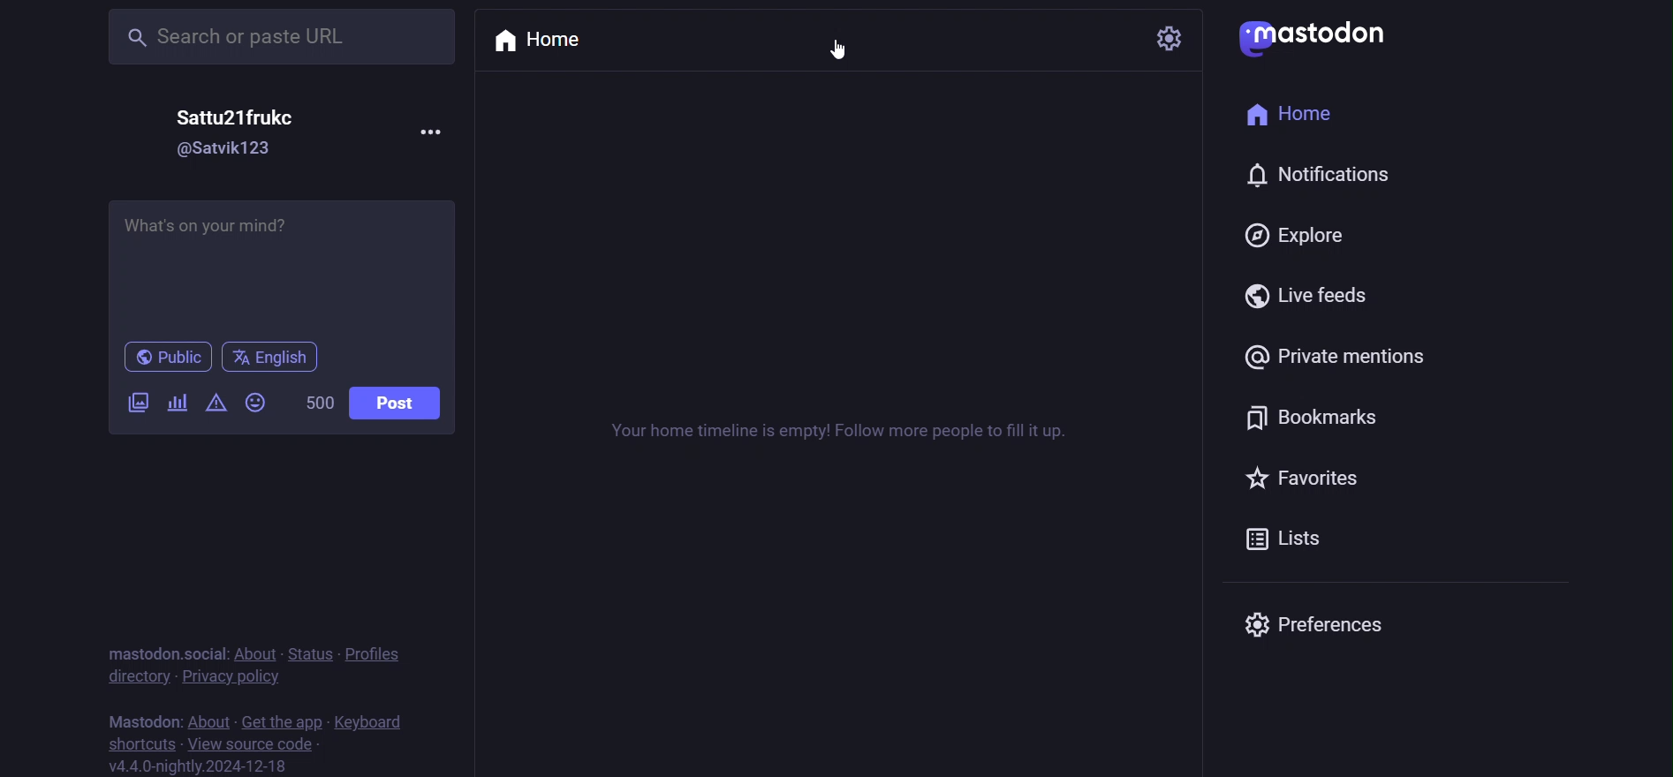 Image resolution: width=1673 pixels, height=777 pixels. Describe the element at coordinates (806, 431) in the screenshot. I see `timeline instruction` at that location.